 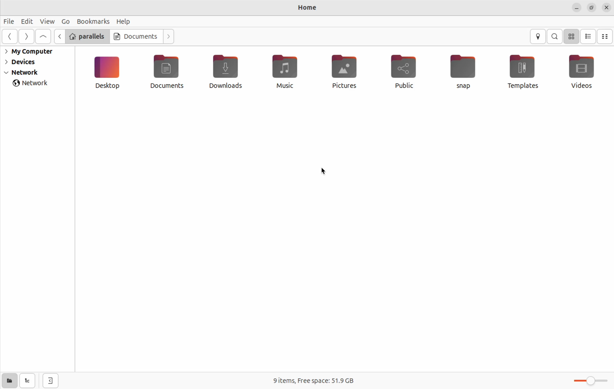 What do you see at coordinates (606, 36) in the screenshot?
I see `compact view` at bounding box center [606, 36].